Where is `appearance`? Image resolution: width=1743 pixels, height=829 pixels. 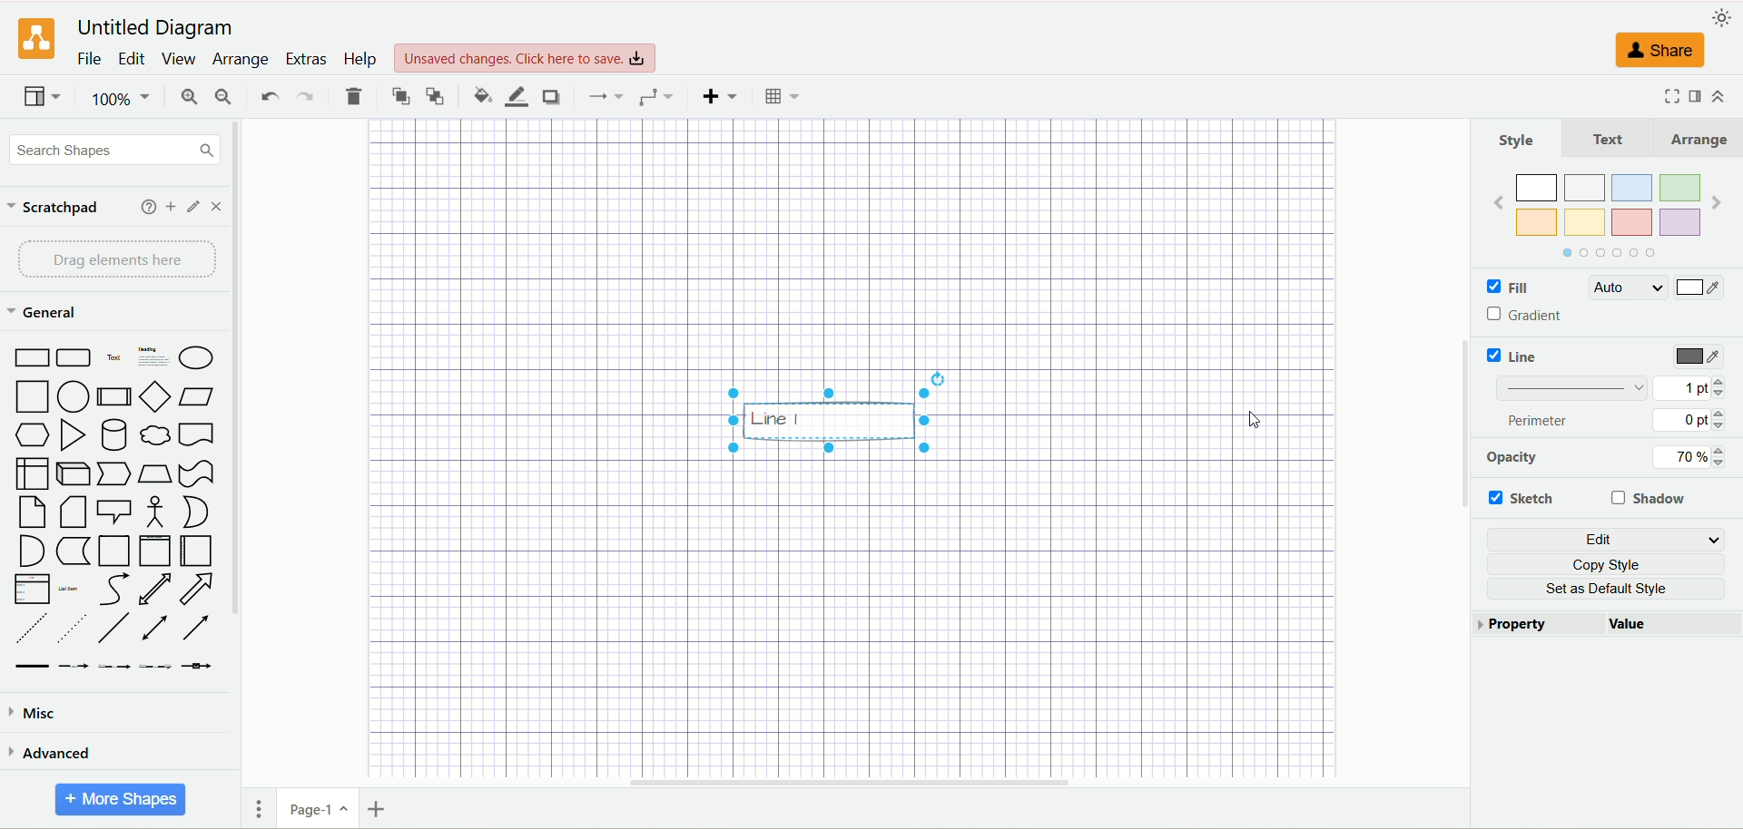 appearance is located at coordinates (1720, 17).